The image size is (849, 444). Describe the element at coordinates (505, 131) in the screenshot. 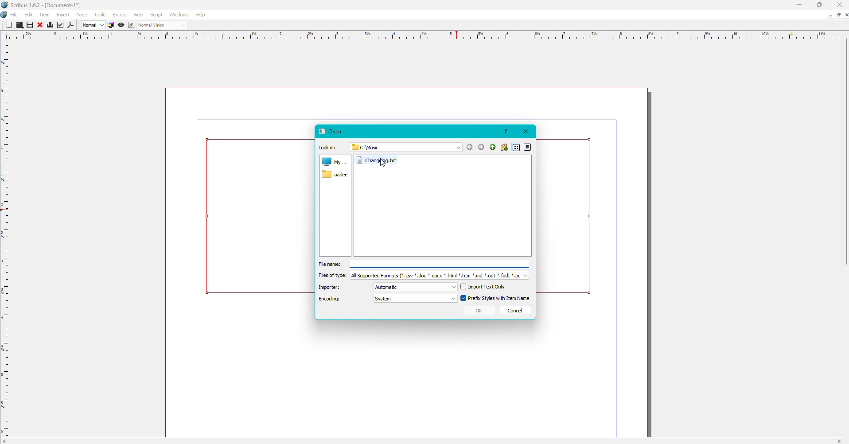

I see `help` at that location.